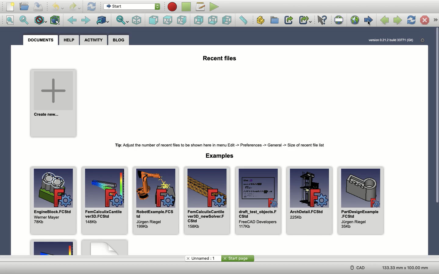 This screenshot has height=274, width=439. Describe the element at coordinates (95, 39) in the screenshot. I see `Activity` at that location.